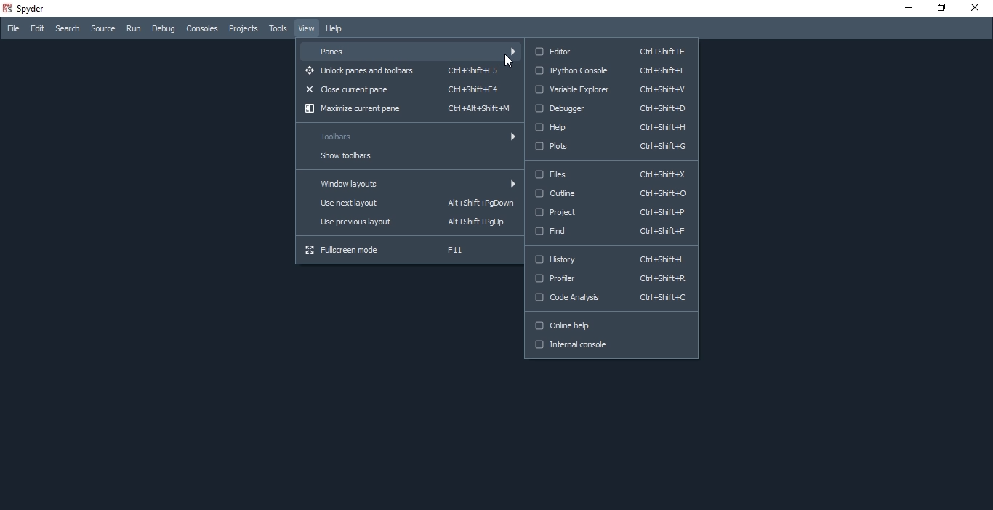 Image resolution: width=993 pixels, height=510 pixels. What do you see at coordinates (305, 28) in the screenshot?
I see `View` at bounding box center [305, 28].